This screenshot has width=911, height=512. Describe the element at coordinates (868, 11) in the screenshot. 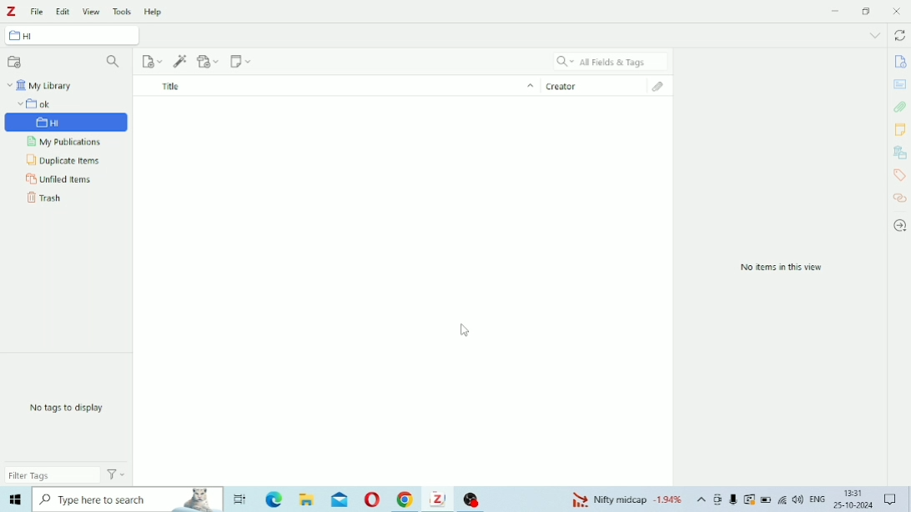

I see `Restore down` at that location.